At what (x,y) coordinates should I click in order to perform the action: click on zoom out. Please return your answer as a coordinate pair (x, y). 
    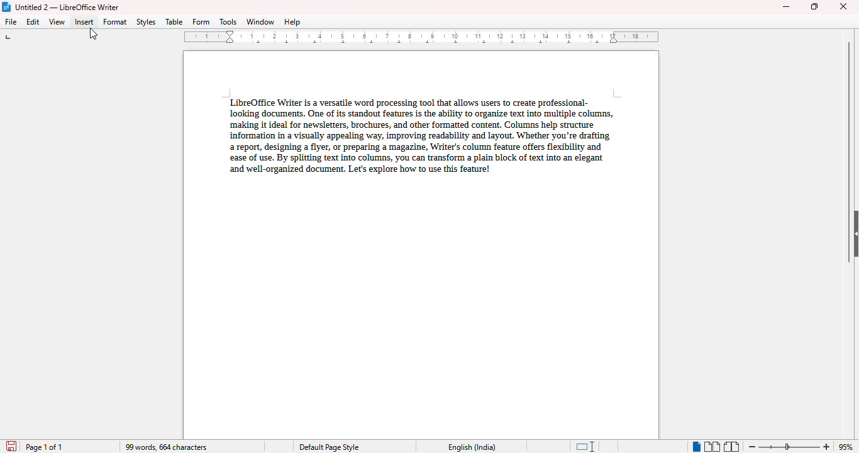
    Looking at the image, I should click on (753, 447).